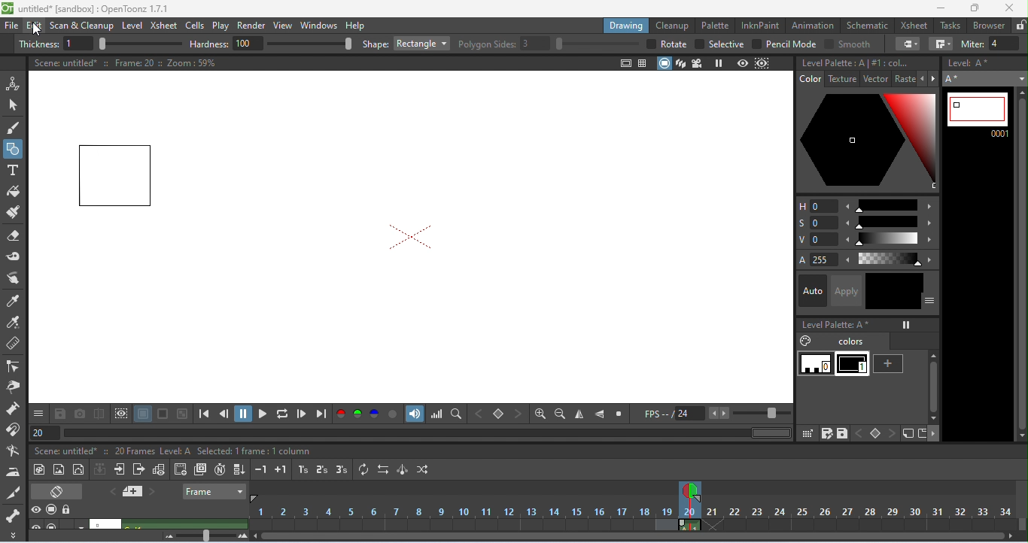 The height and width of the screenshot is (543, 1028). I want to click on rectangle, so click(423, 43).